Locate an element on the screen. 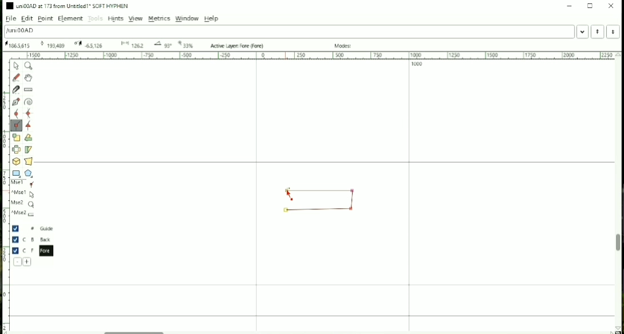 The width and height of the screenshot is (624, 334). Polygon or star is located at coordinates (30, 173).